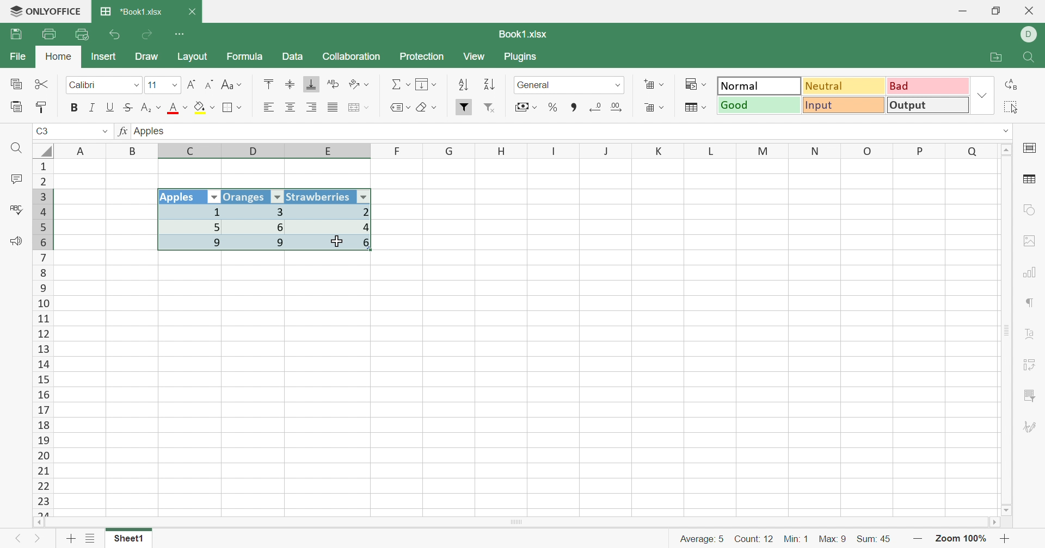 The height and width of the screenshot is (548, 1045). I want to click on Bold, so click(75, 107).